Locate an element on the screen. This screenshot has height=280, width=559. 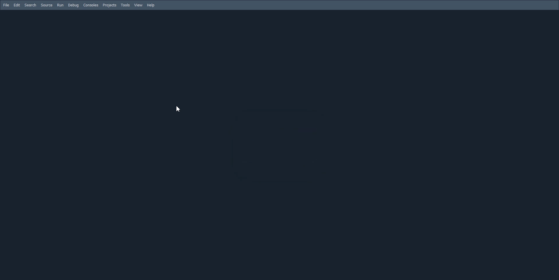
Projects is located at coordinates (109, 5).